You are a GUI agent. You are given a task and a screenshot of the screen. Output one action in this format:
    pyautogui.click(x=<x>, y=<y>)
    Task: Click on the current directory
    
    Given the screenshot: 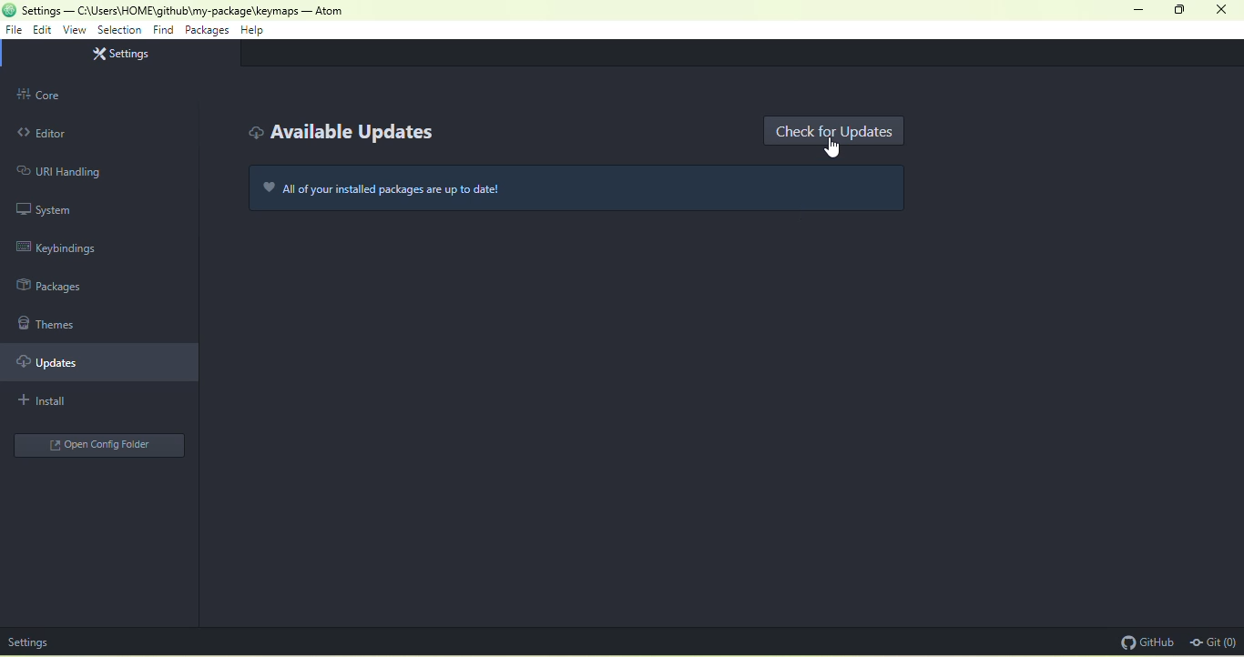 What is the action you would take?
    pyautogui.click(x=159, y=10)
    